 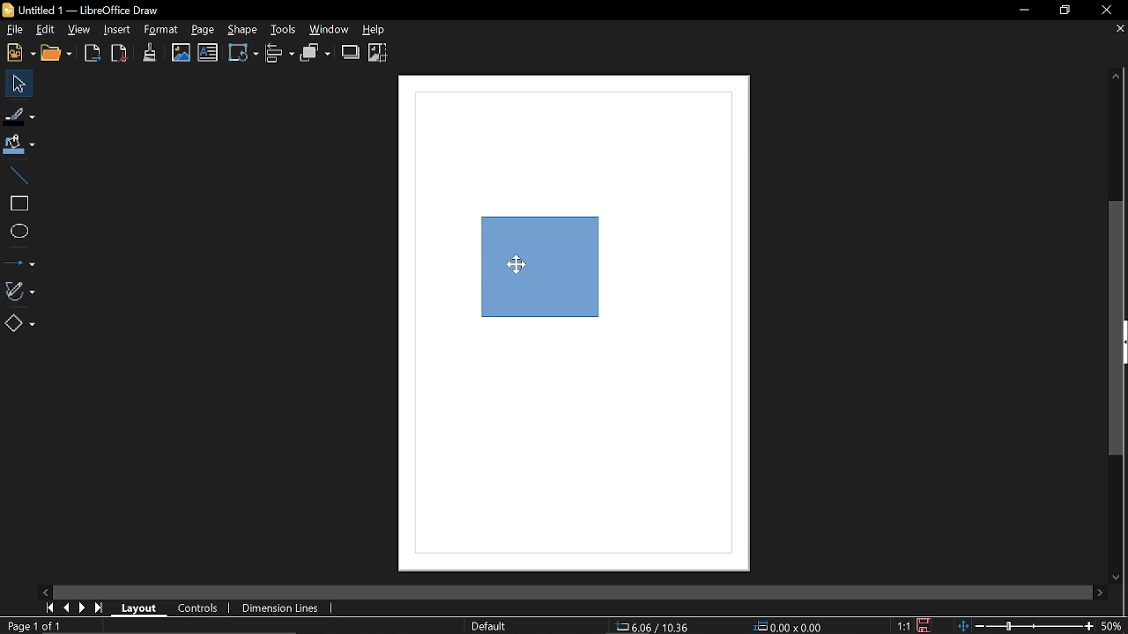 I want to click on Help, so click(x=381, y=29).